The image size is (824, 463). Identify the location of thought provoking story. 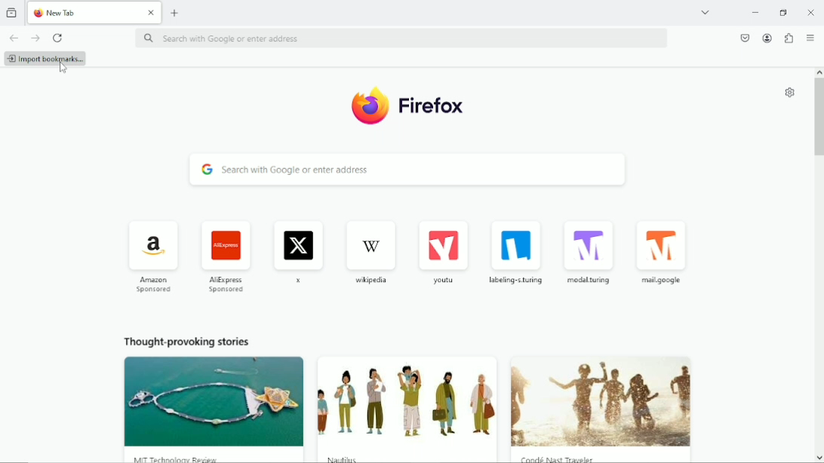
(202, 409).